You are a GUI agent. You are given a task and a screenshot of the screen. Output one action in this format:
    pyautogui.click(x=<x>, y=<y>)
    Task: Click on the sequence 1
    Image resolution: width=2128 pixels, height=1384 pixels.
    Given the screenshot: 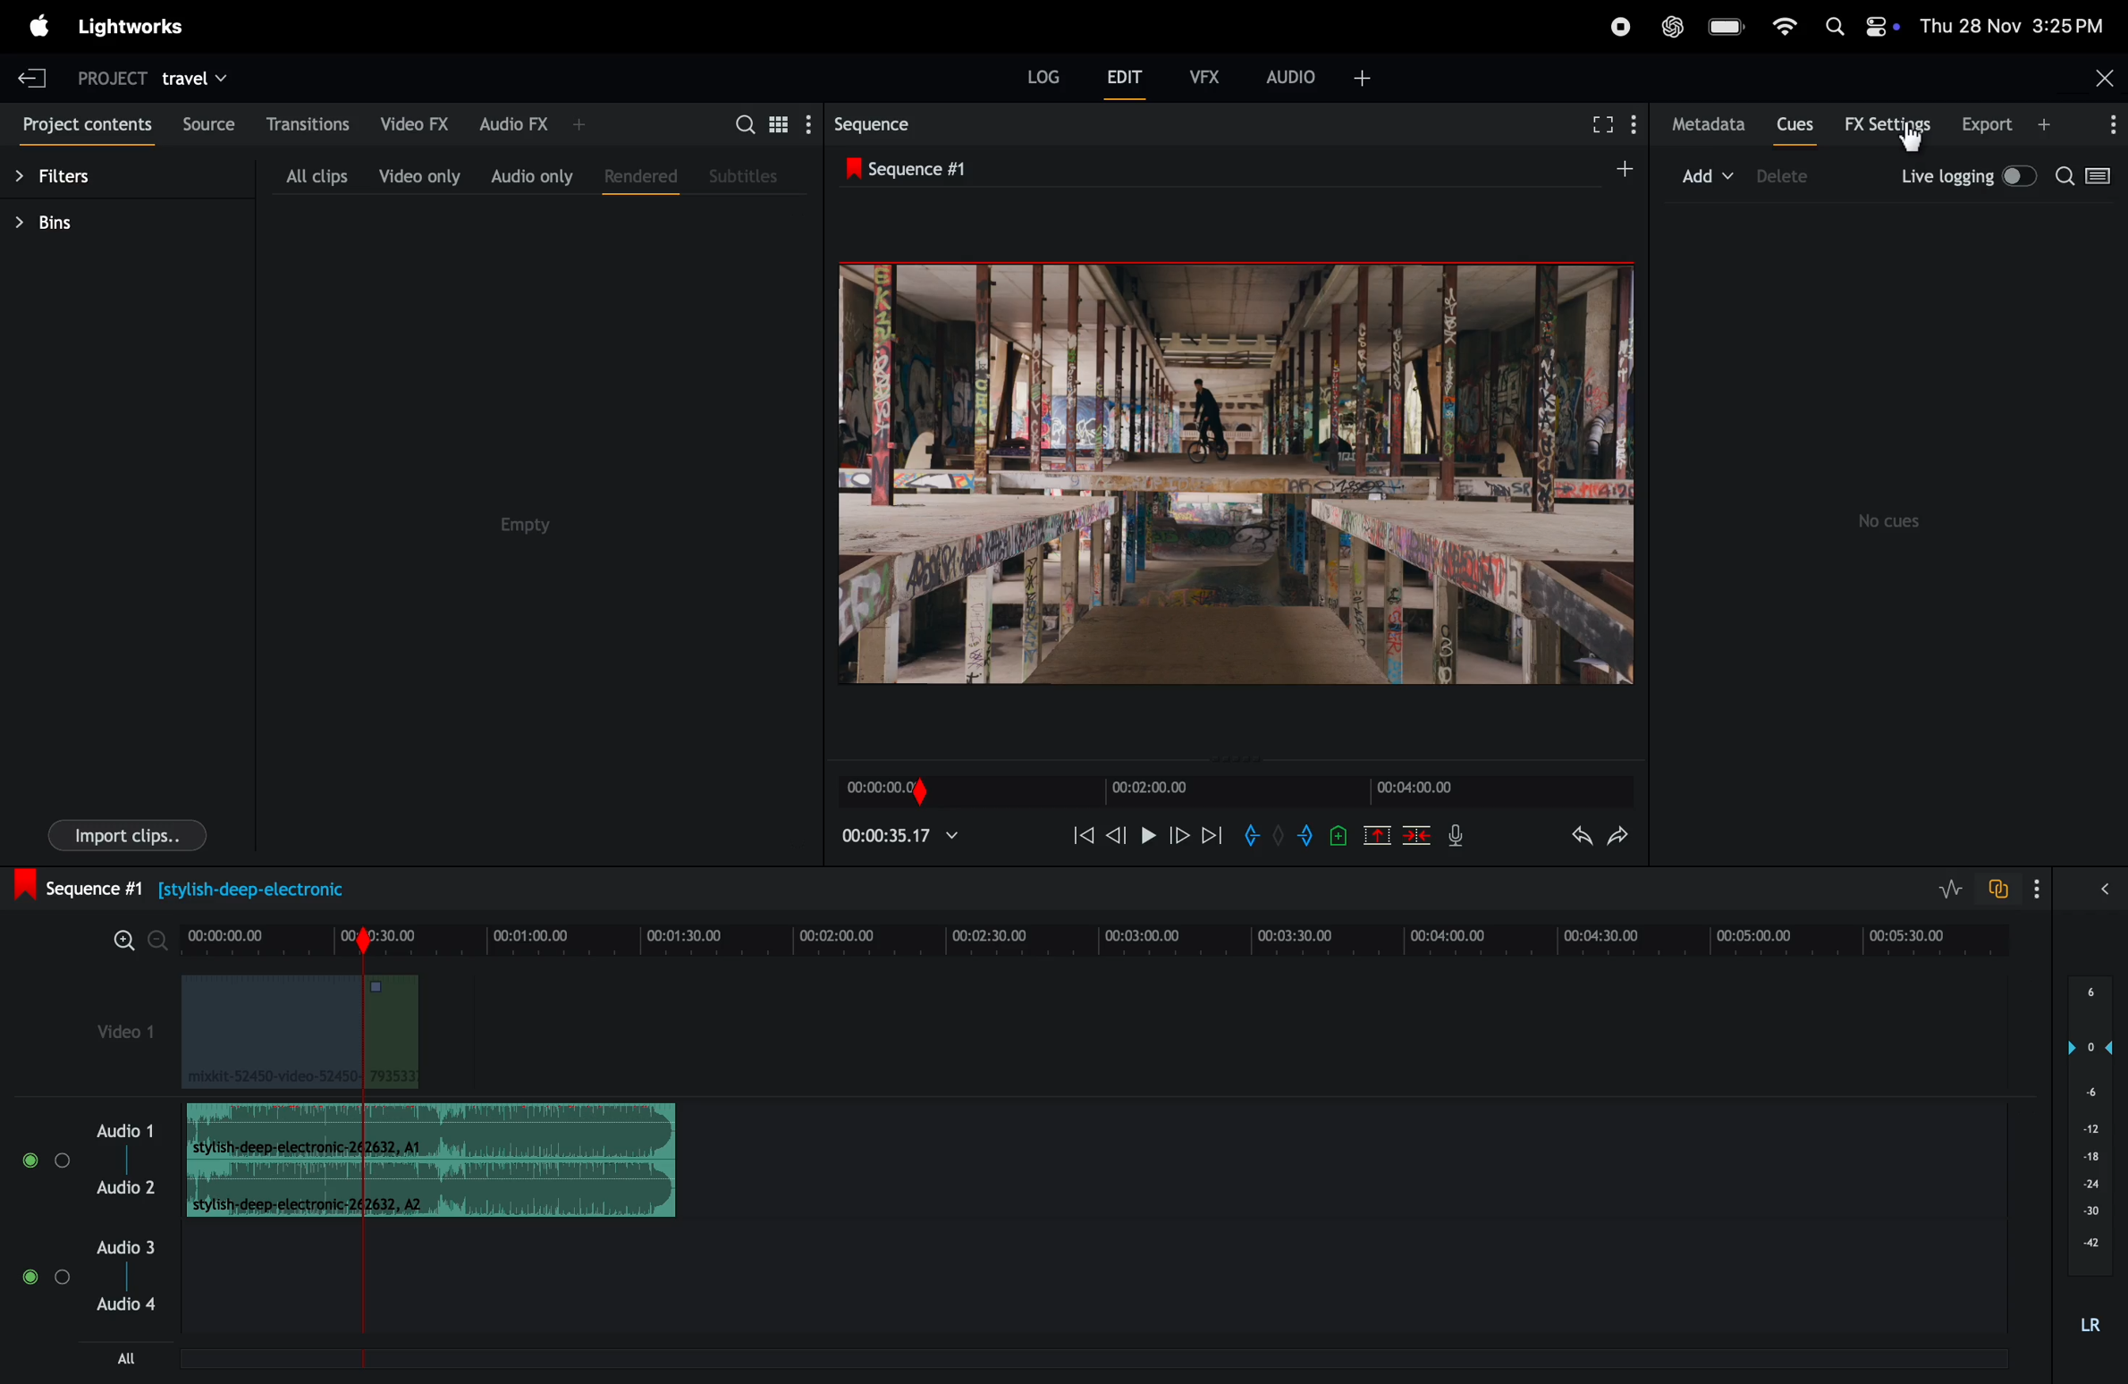 What is the action you would take?
    pyautogui.click(x=927, y=167)
    